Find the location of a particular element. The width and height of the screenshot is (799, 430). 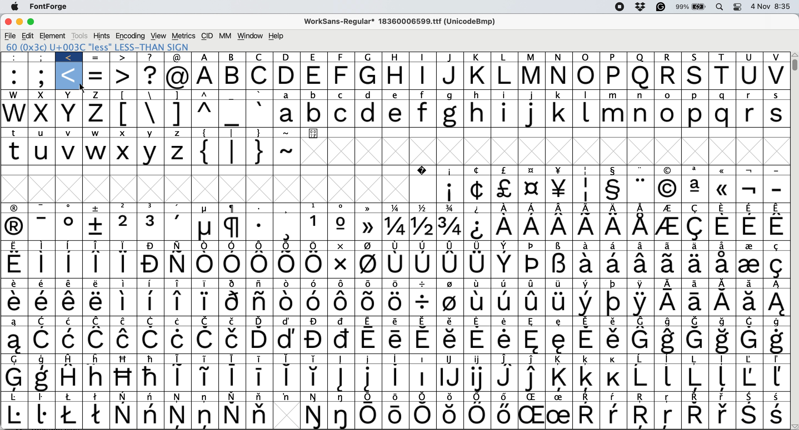

Symbol is located at coordinates (505, 226).